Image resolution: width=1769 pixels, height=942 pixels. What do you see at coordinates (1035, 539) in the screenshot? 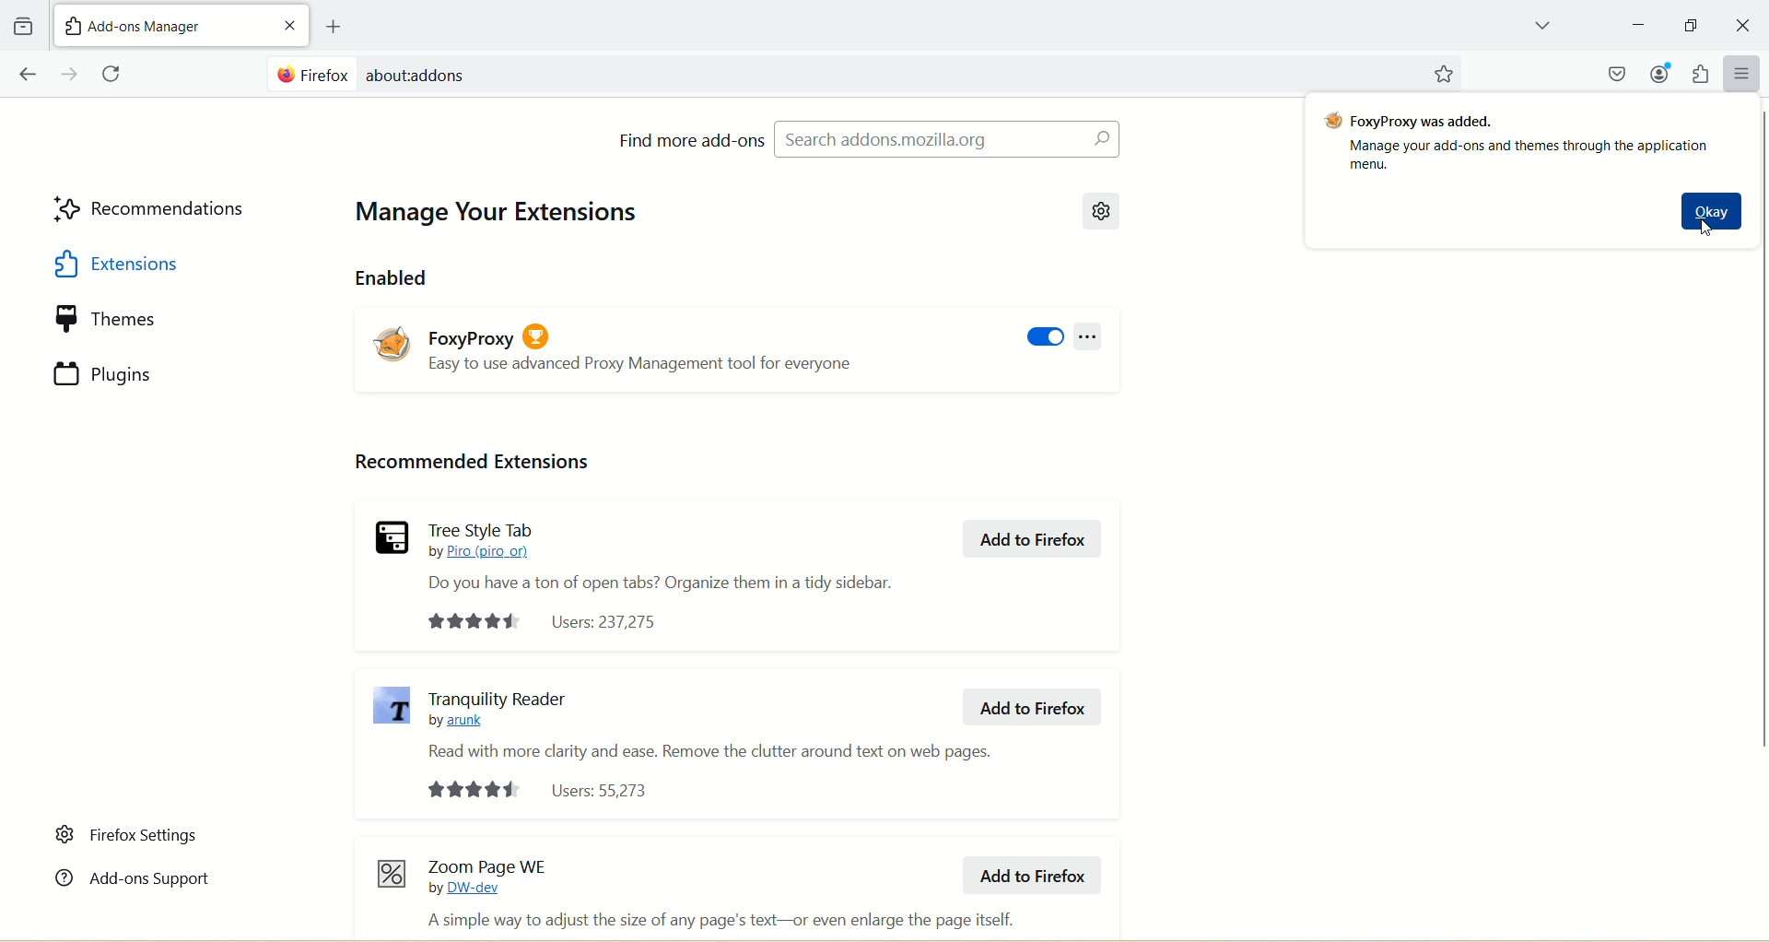
I see `Add to firefox` at bounding box center [1035, 539].